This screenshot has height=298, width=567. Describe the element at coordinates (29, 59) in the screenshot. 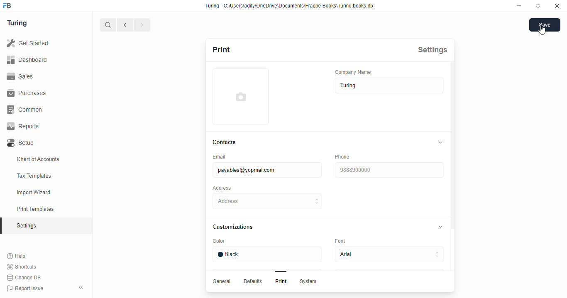

I see `Dashboard` at that location.